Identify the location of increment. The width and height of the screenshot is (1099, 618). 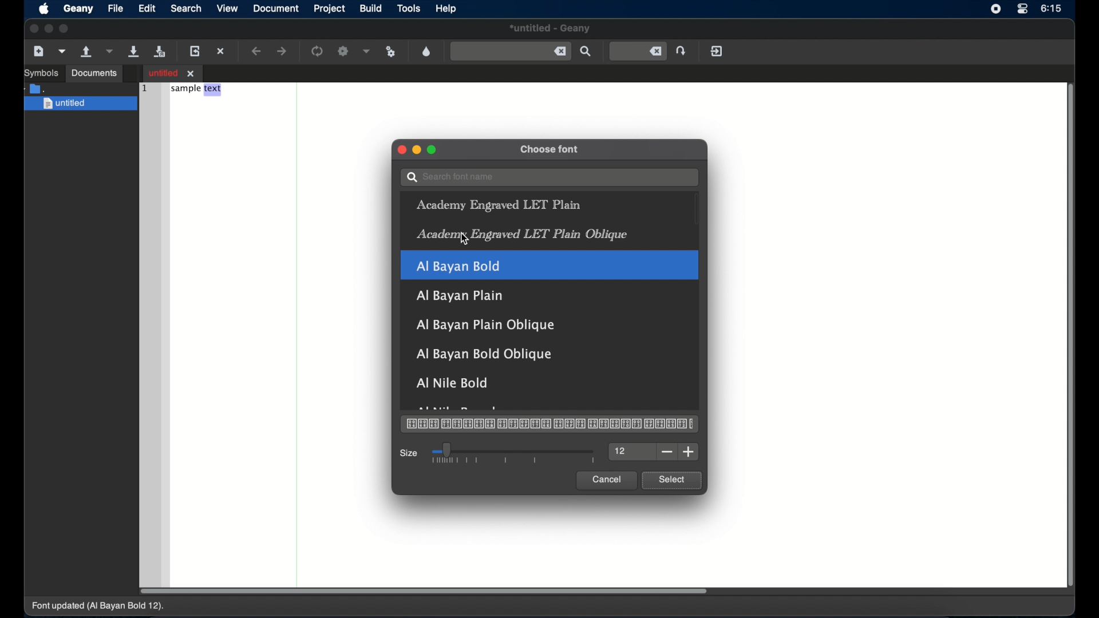
(689, 452).